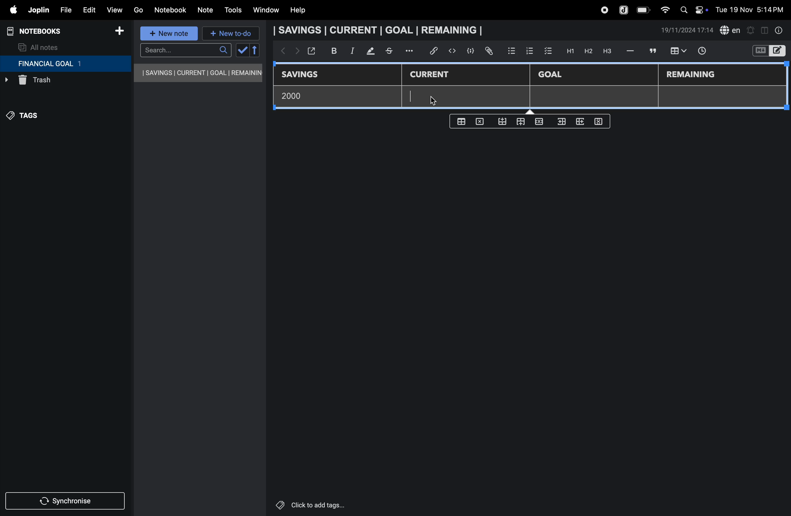  What do you see at coordinates (65, 64) in the screenshot?
I see `financial goal` at bounding box center [65, 64].